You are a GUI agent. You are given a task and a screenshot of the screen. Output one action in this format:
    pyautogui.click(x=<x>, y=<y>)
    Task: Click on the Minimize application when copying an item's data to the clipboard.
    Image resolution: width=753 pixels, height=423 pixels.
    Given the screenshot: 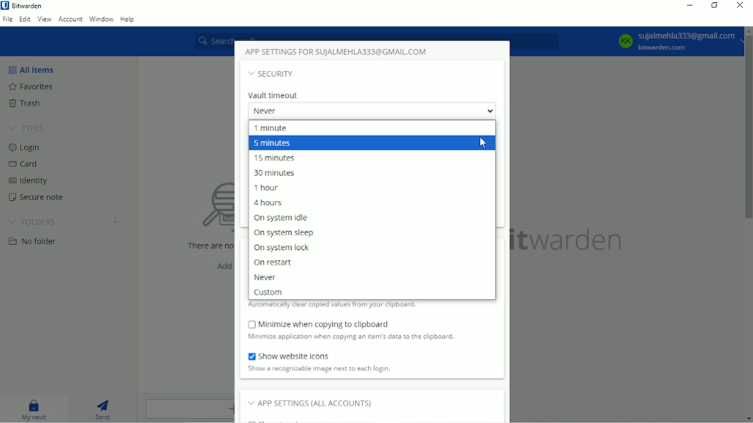 What is the action you would take?
    pyautogui.click(x=357, y=337)
    